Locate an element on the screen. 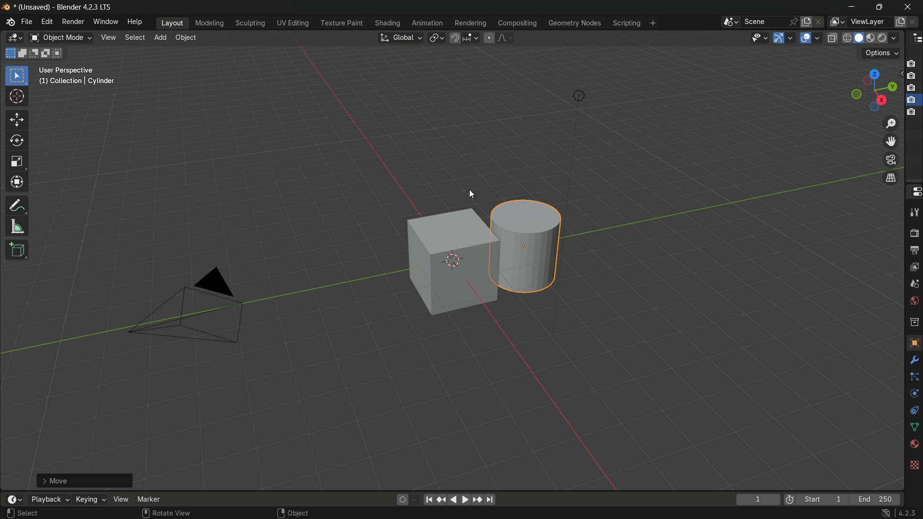 The image size is (923, 519). render is located at coordinates (912, 232).